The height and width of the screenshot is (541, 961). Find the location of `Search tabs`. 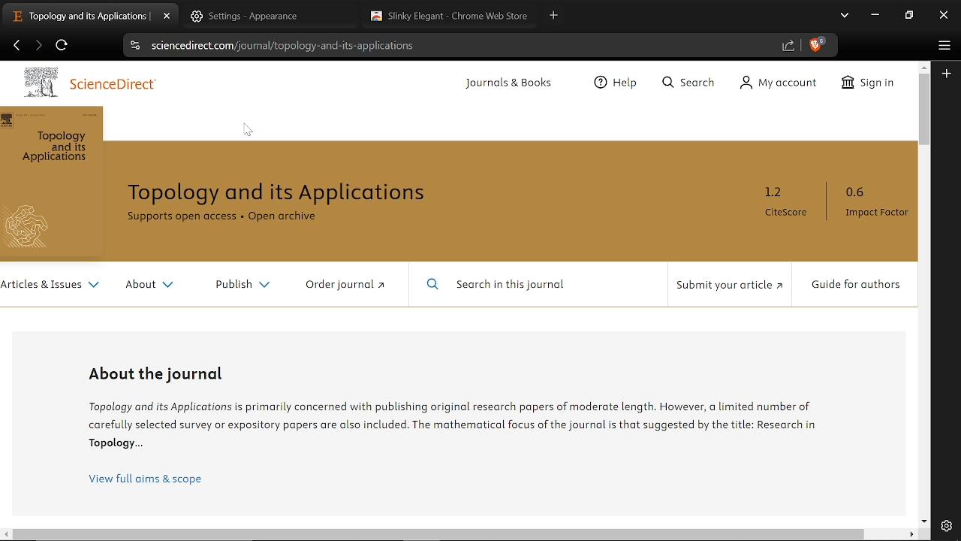

Search tabs is located at coordinates (845, 17).